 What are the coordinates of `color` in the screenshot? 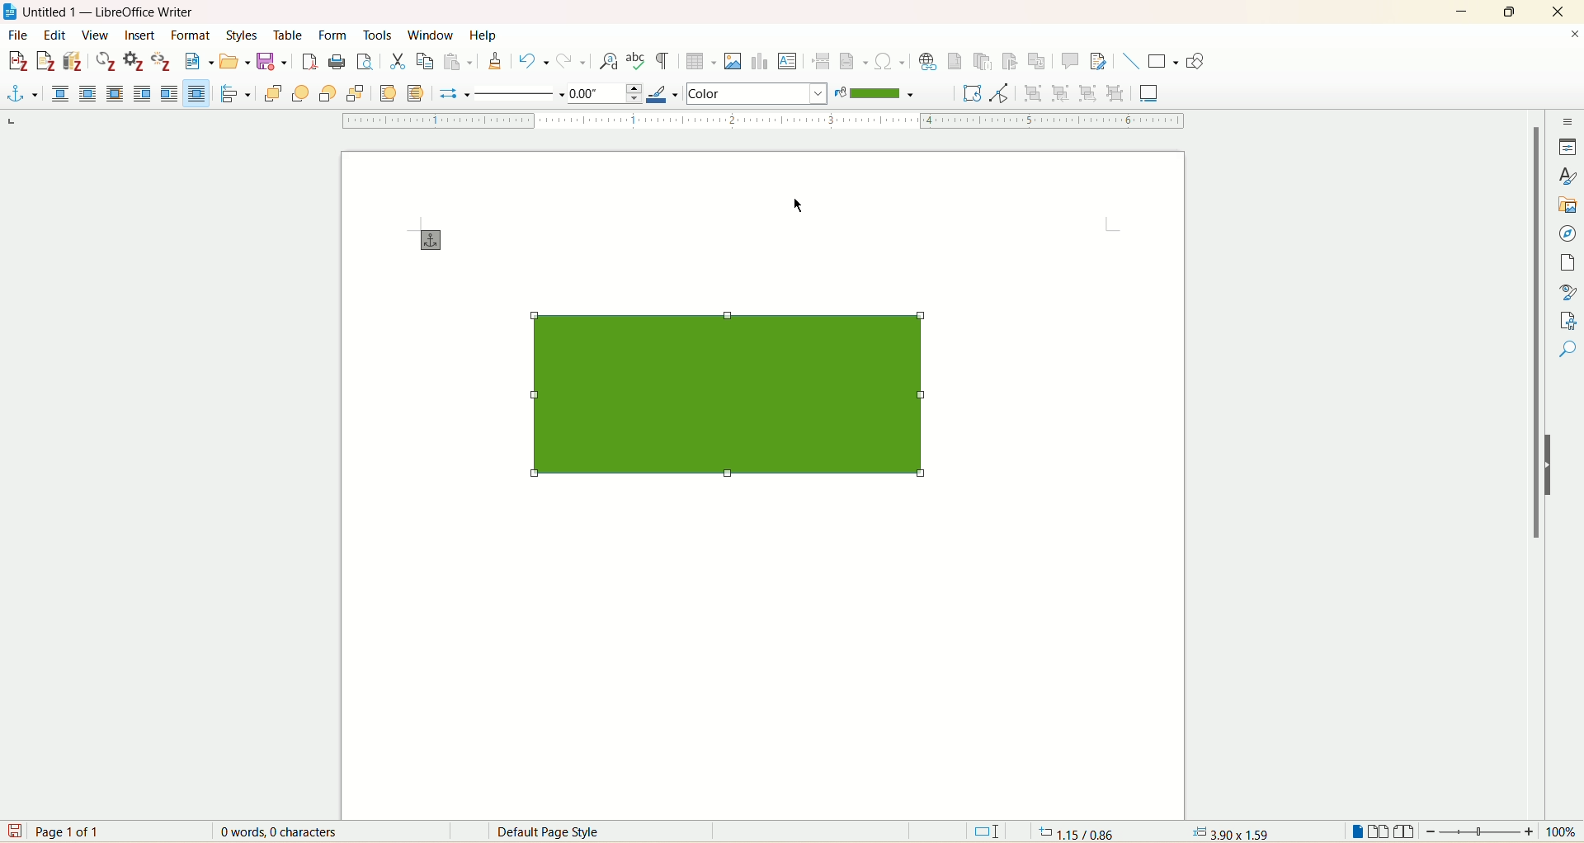 It's located at (882, 94).